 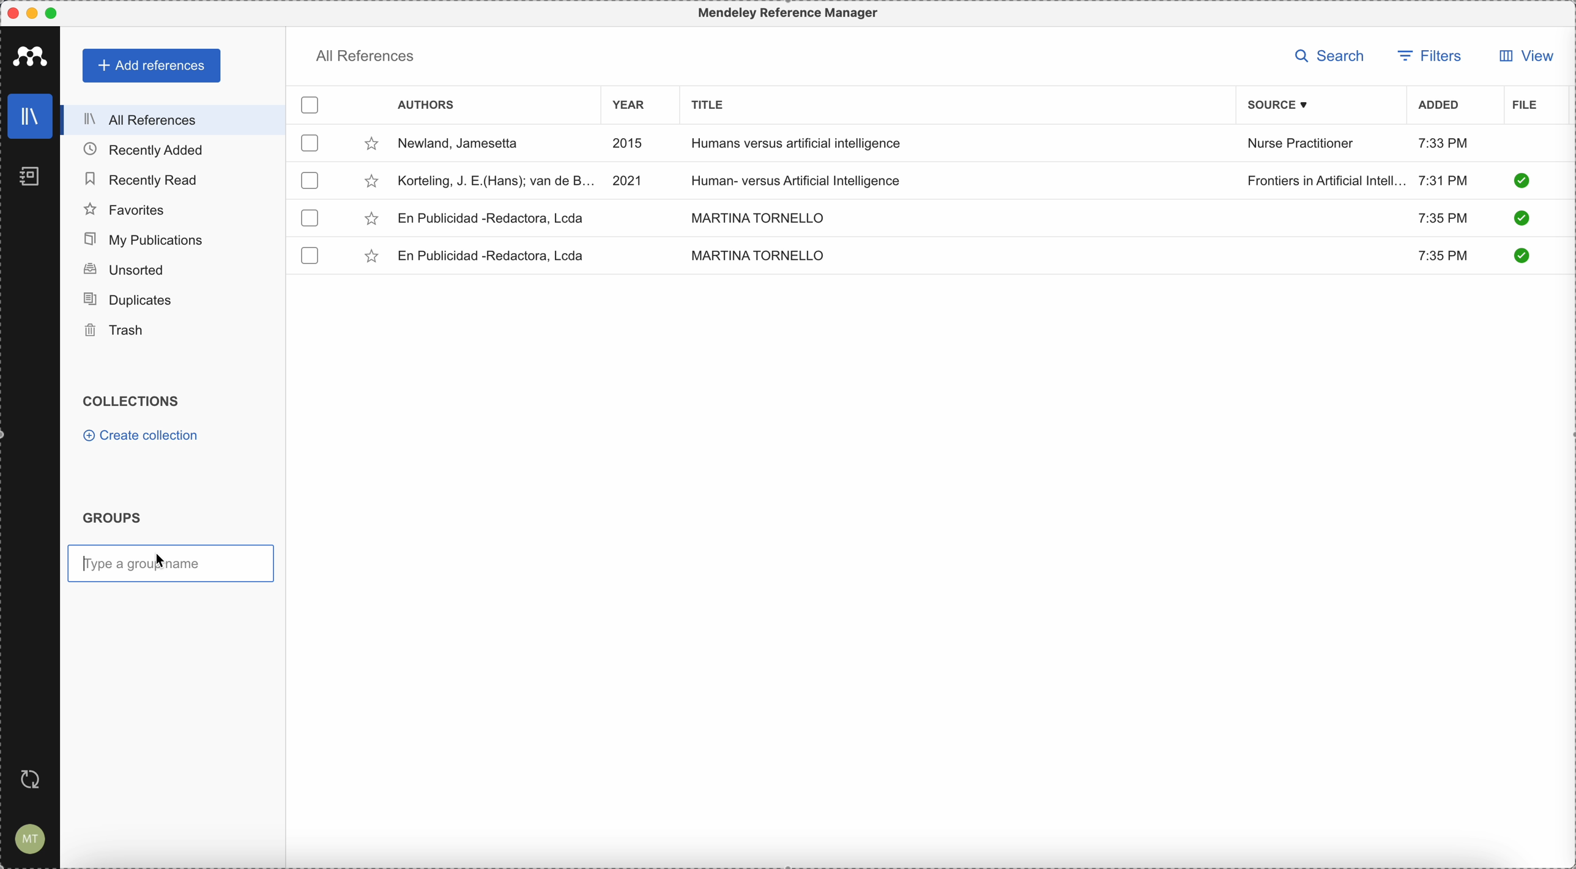 I want to click on 7:35 PM, so click(x=1445, y=257).